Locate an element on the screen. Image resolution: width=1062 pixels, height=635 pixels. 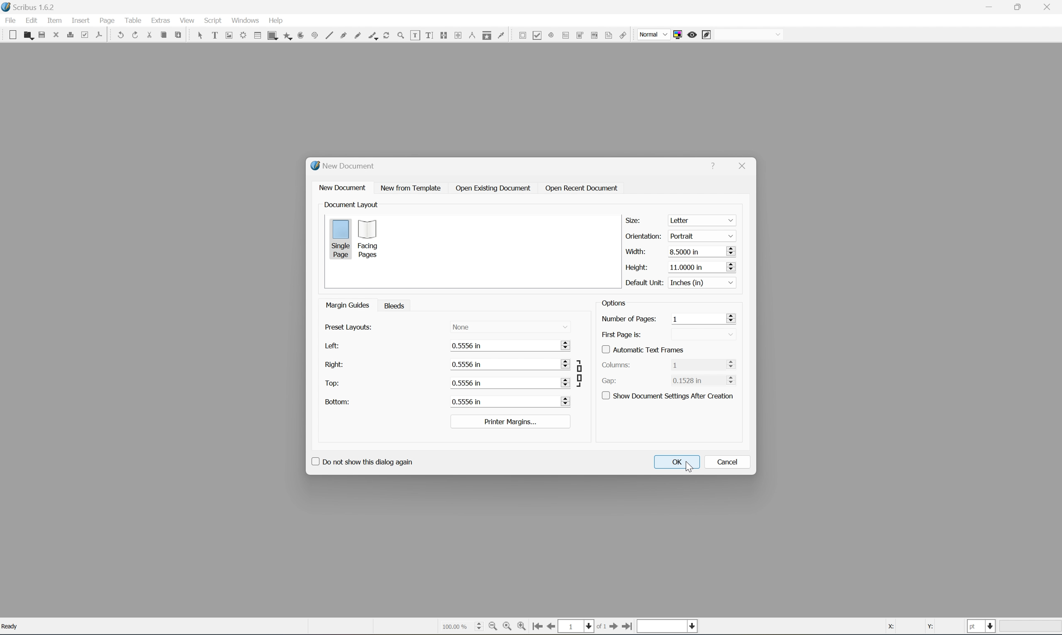
go to first page is located at coordinates (613, 628).